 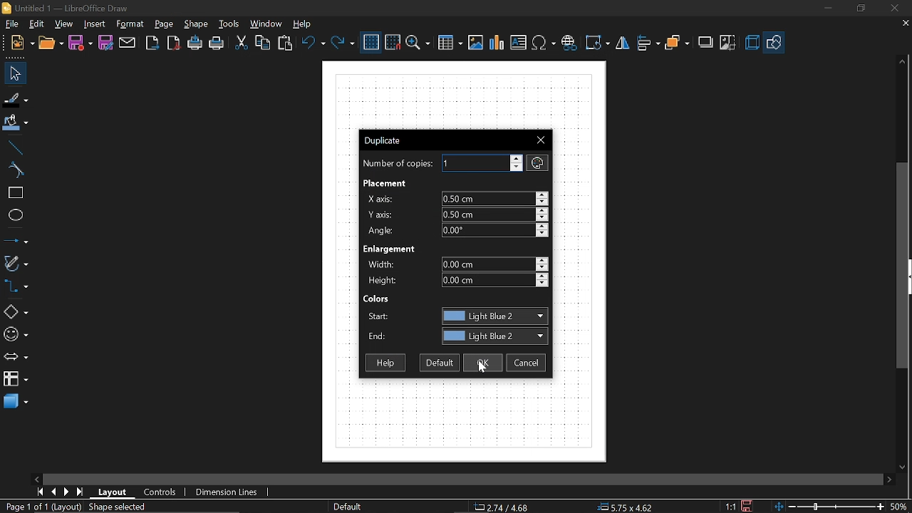 I want to click on Fill color, so click(x=16, y=125).